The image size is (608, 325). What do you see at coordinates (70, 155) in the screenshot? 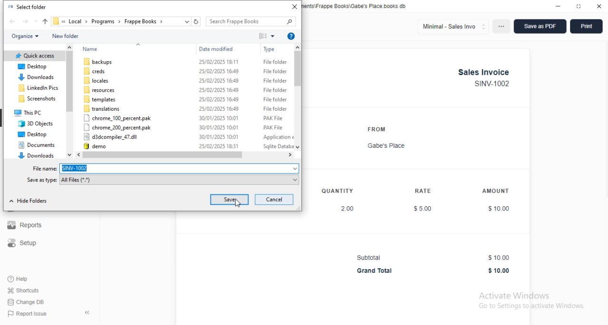
I see `scroll down` at bounding box center [70, 155].